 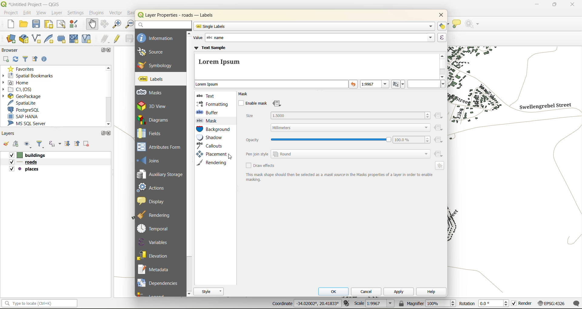 What do you see at coordinates (25, 97) in the screenshot?
I see `geopackage` at bounding box center [25, 97].